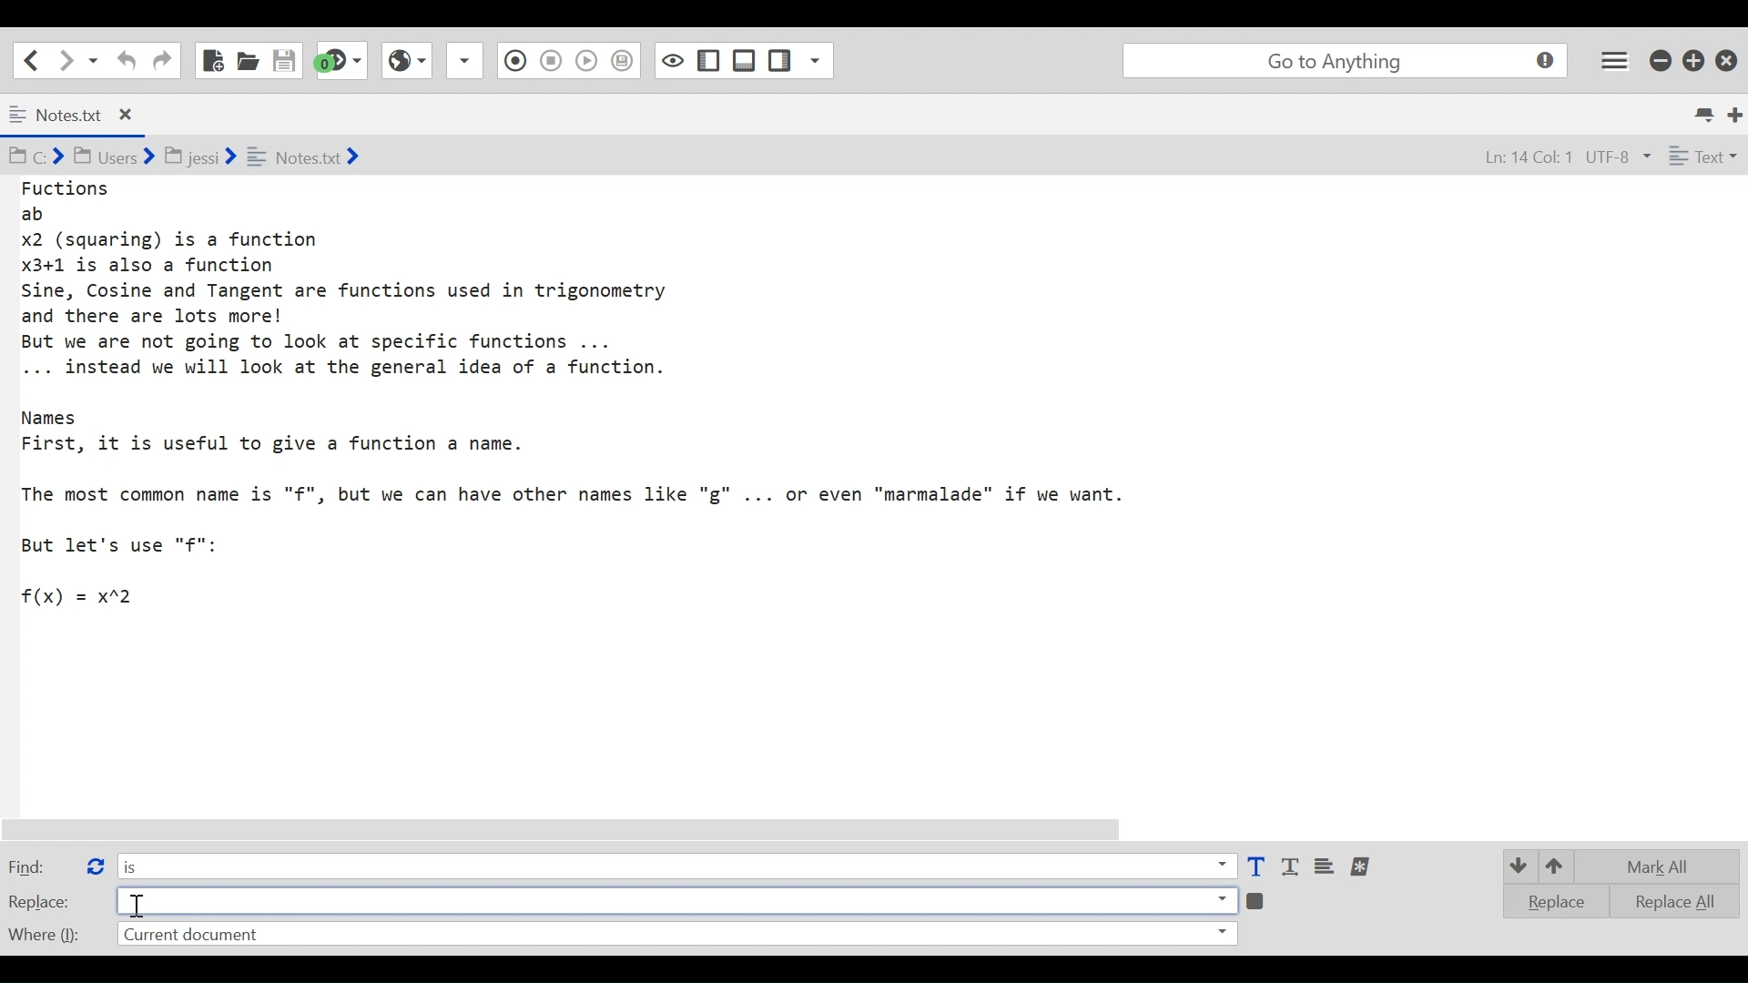  Describe the element at coordinates (1326, 867) in the screenshot. I see `Use Multiple Lines` at that location.